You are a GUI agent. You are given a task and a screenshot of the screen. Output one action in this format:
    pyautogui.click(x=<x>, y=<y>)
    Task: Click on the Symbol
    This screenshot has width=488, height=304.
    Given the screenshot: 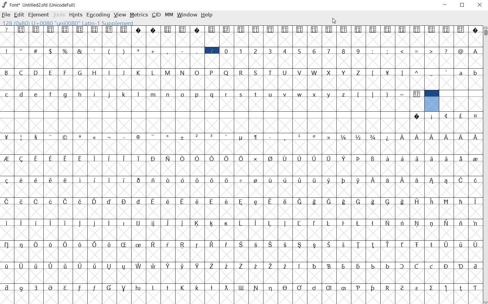 What is the action you would take?
    pyautogui.click(x=446, y=159)
    